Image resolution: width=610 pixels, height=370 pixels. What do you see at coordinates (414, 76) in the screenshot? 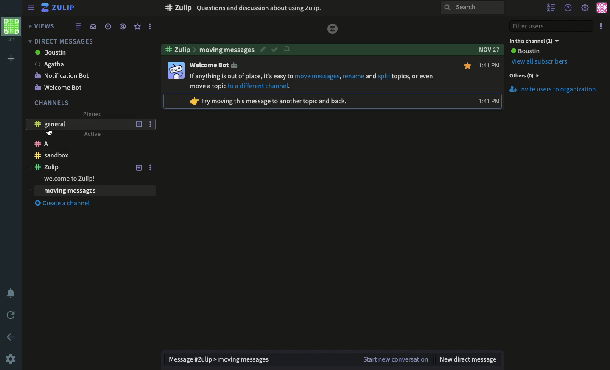
I see `text` at bounding box center [414, 76].